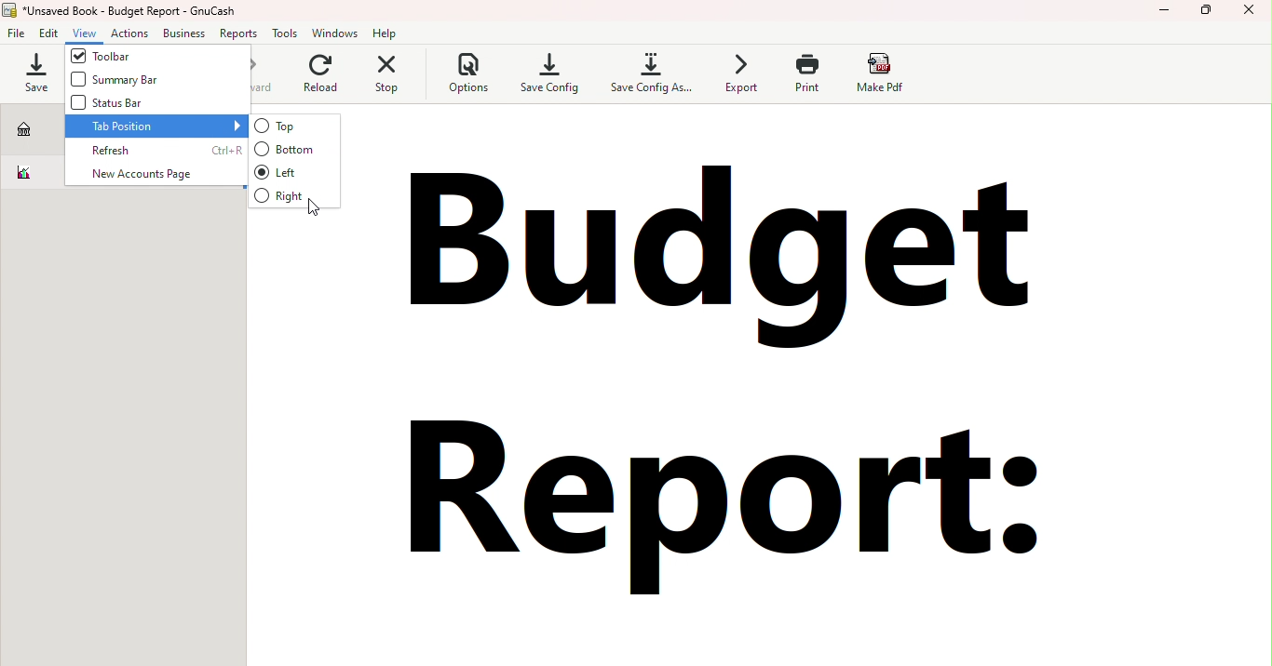 The width and height of the screenshot is (1272, 666). What do you see at coordinates (387, 33) in the screenshot?
I see `Help` at bounding box center [387, 33].